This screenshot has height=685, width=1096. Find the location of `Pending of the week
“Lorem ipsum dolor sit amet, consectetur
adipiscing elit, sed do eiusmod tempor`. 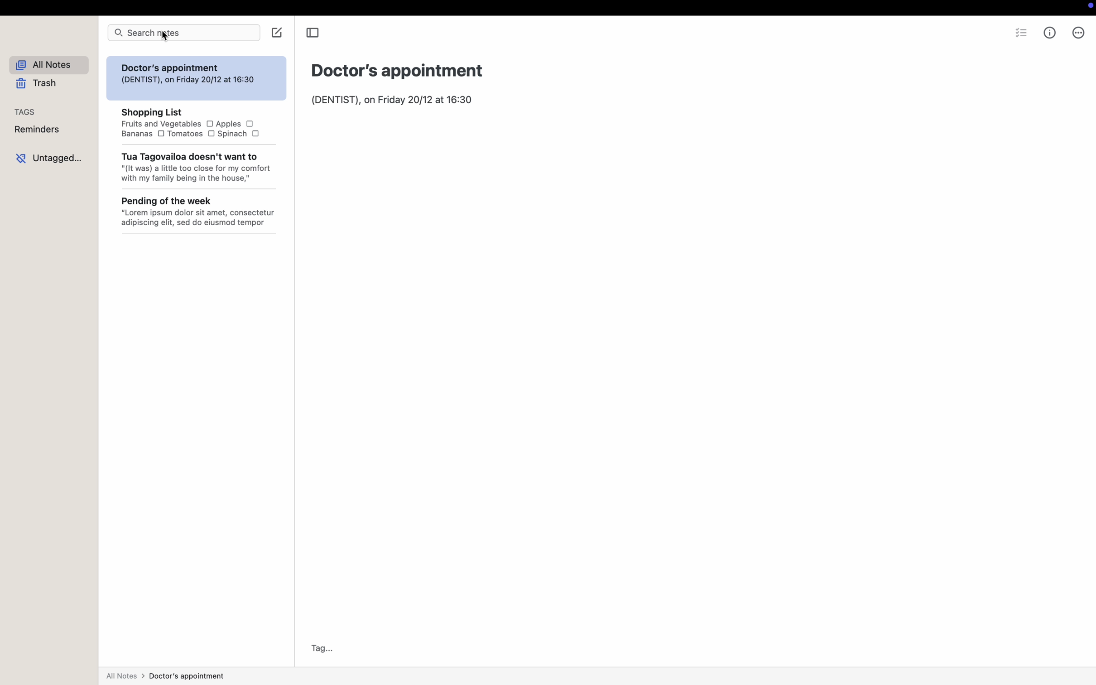

Pending of the week
“Lorem ipsum dolor sit amet, consectetur
adipiscing elit, sed do eiusmod tempor is located at coordinates (202, 217).